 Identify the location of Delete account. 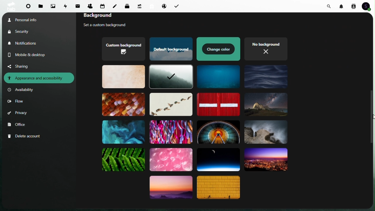
(25, 136).